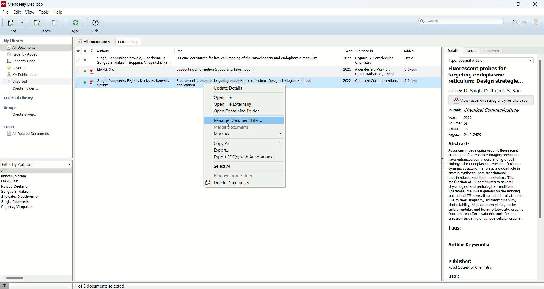 The width and height of the screenshot is (544, 289). I want to click on import, so click(14, 22).